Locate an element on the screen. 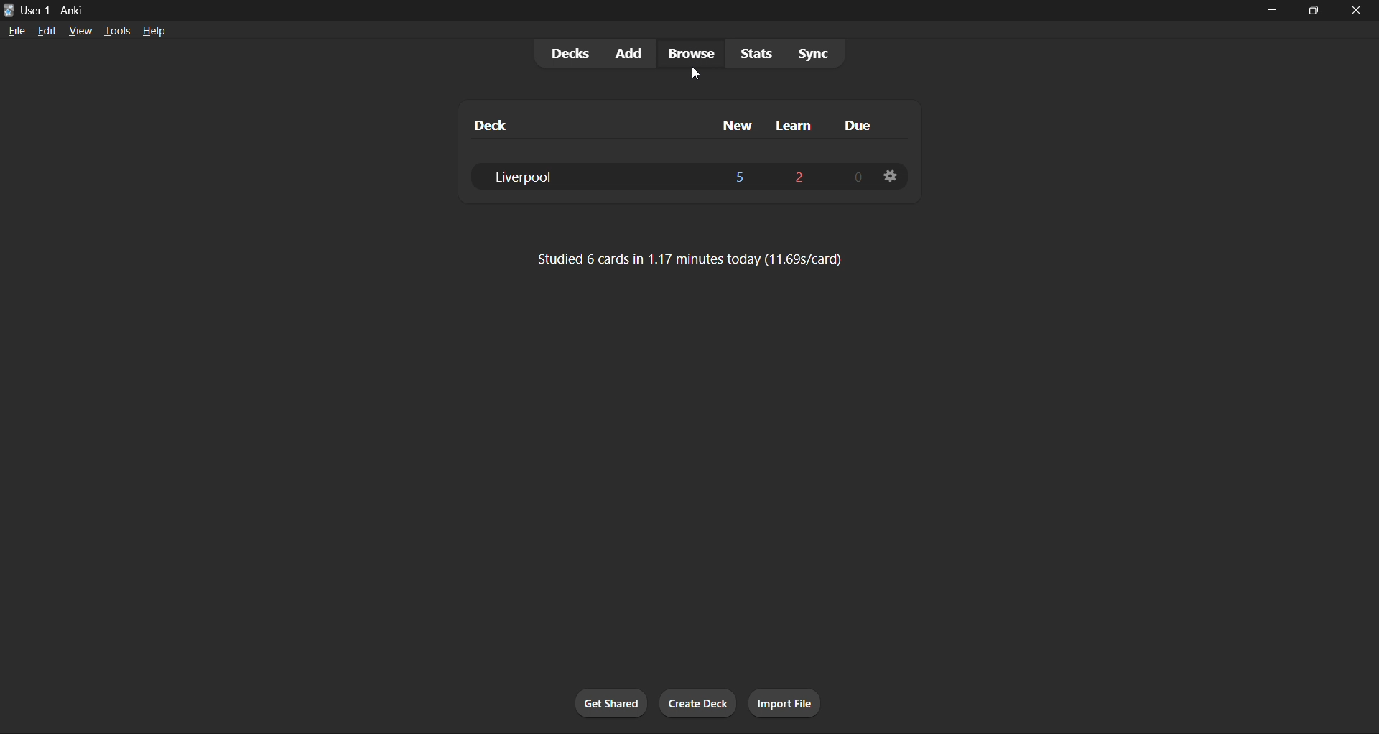 This screenshot has width=1379, height=734. maximize is located at coordinates (1313, 11).